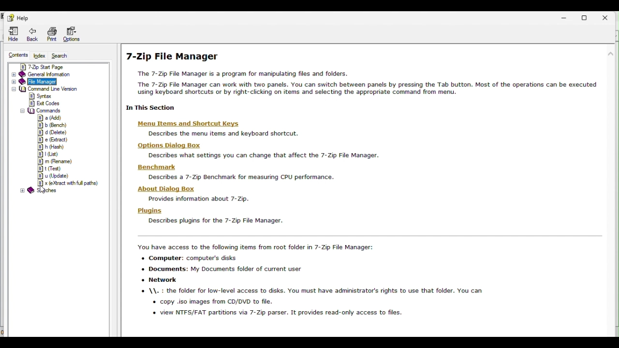  Describe the element at coordinates (46, 191) in the screenshot. I see `sketches` at that location.